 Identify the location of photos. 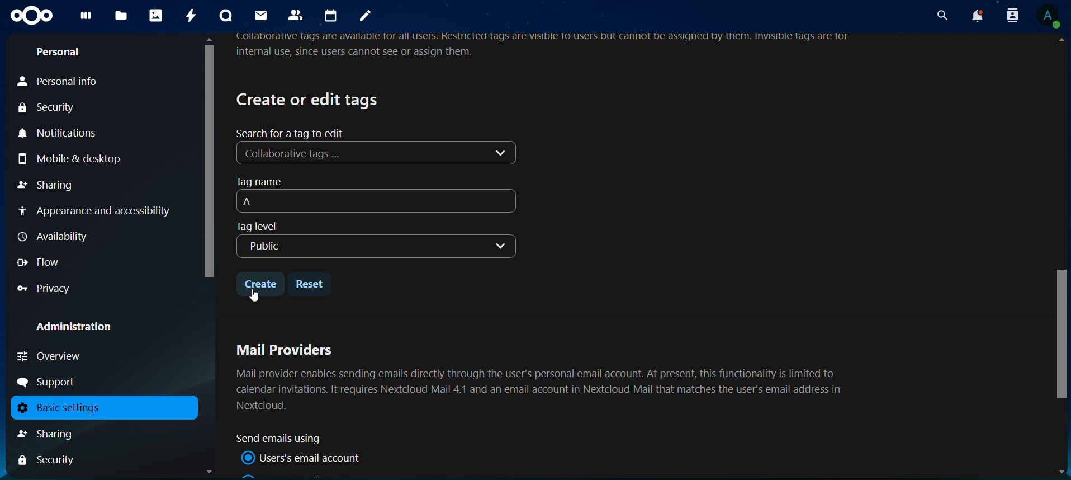
(155, 16).